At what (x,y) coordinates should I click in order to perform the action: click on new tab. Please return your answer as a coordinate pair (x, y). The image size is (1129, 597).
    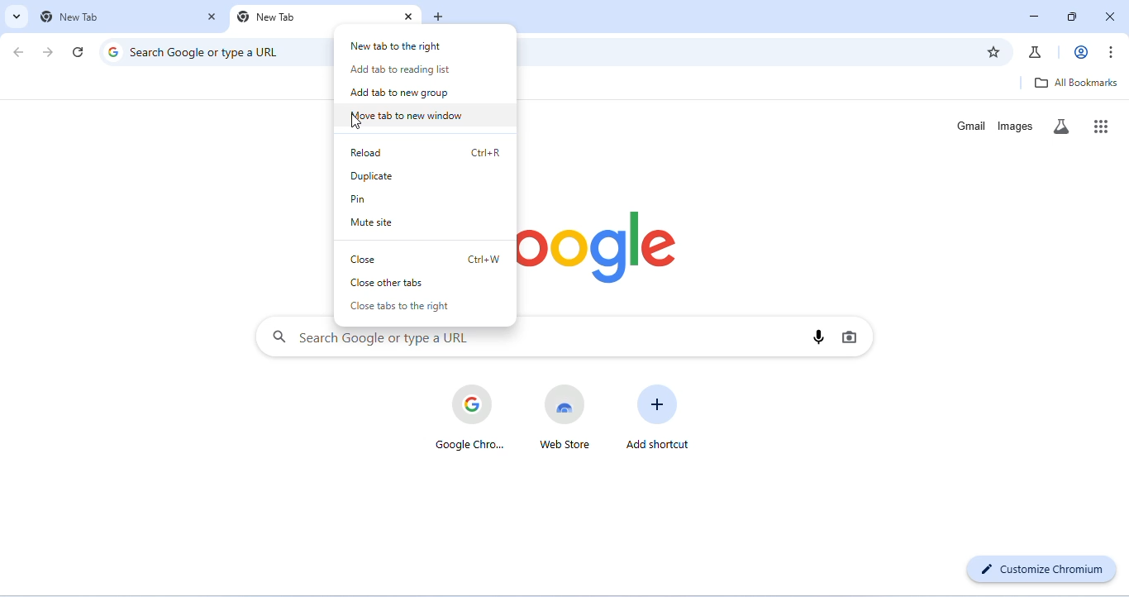
    Looking at the image, I should click on (80, 15).